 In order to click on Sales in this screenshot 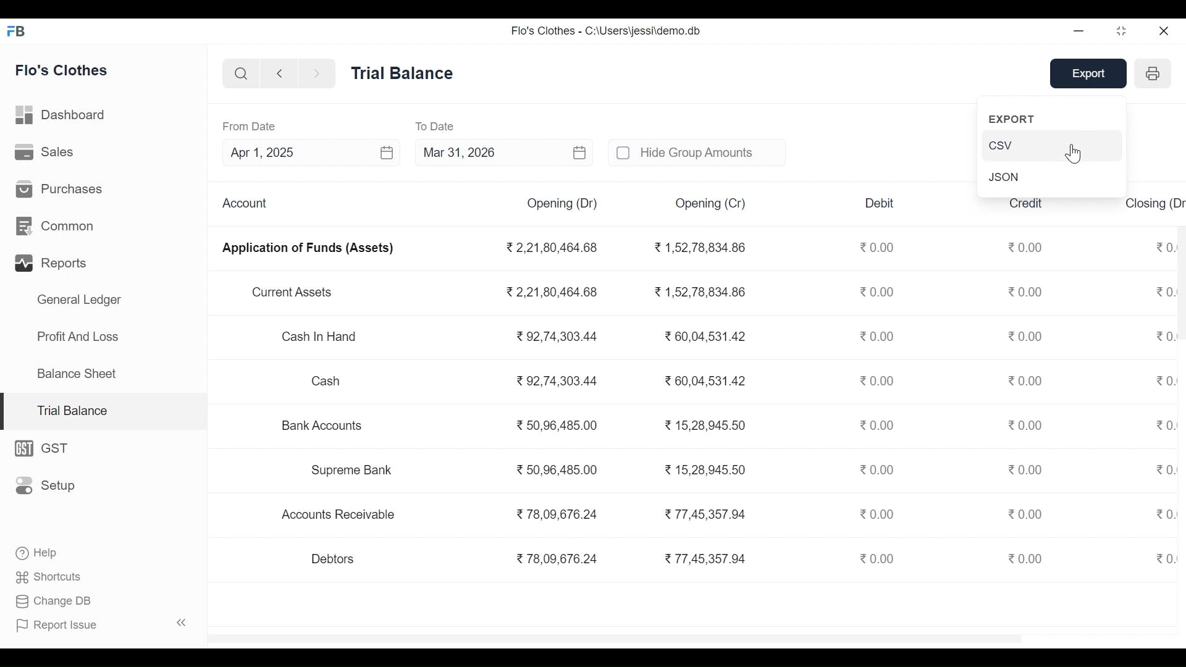, I will do `click(47, 152)`.